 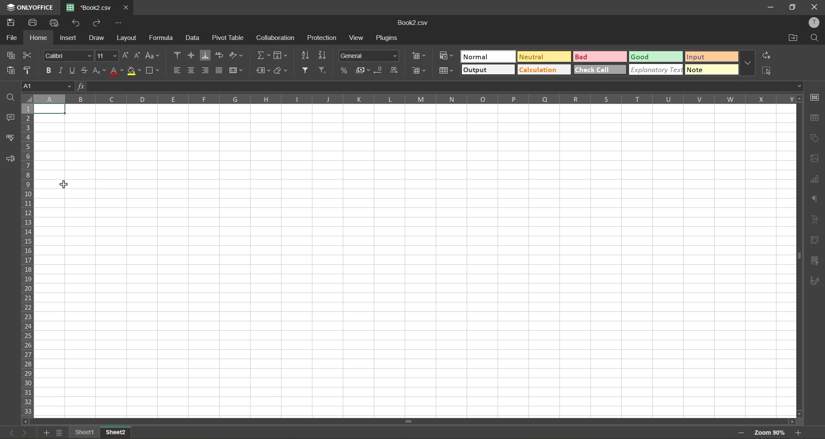 What do you see at coordinates (48, 85) in the screenshot?
I see `cell address` at bounding box center [48, 85].